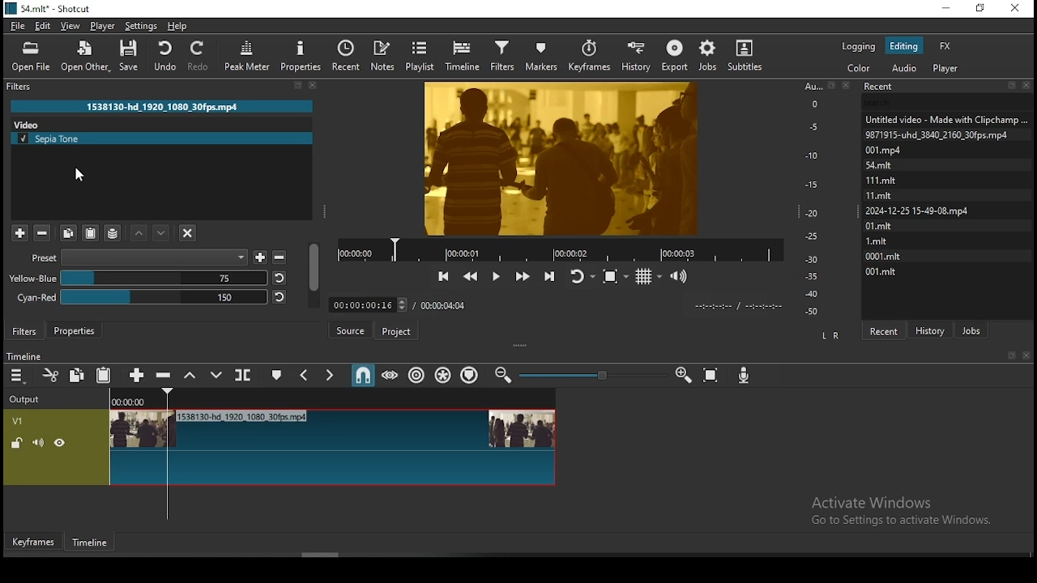  What do you see at coordinates (881, 165) in the screenshot?
I see `54.mit` at bounding box center [881, 165].